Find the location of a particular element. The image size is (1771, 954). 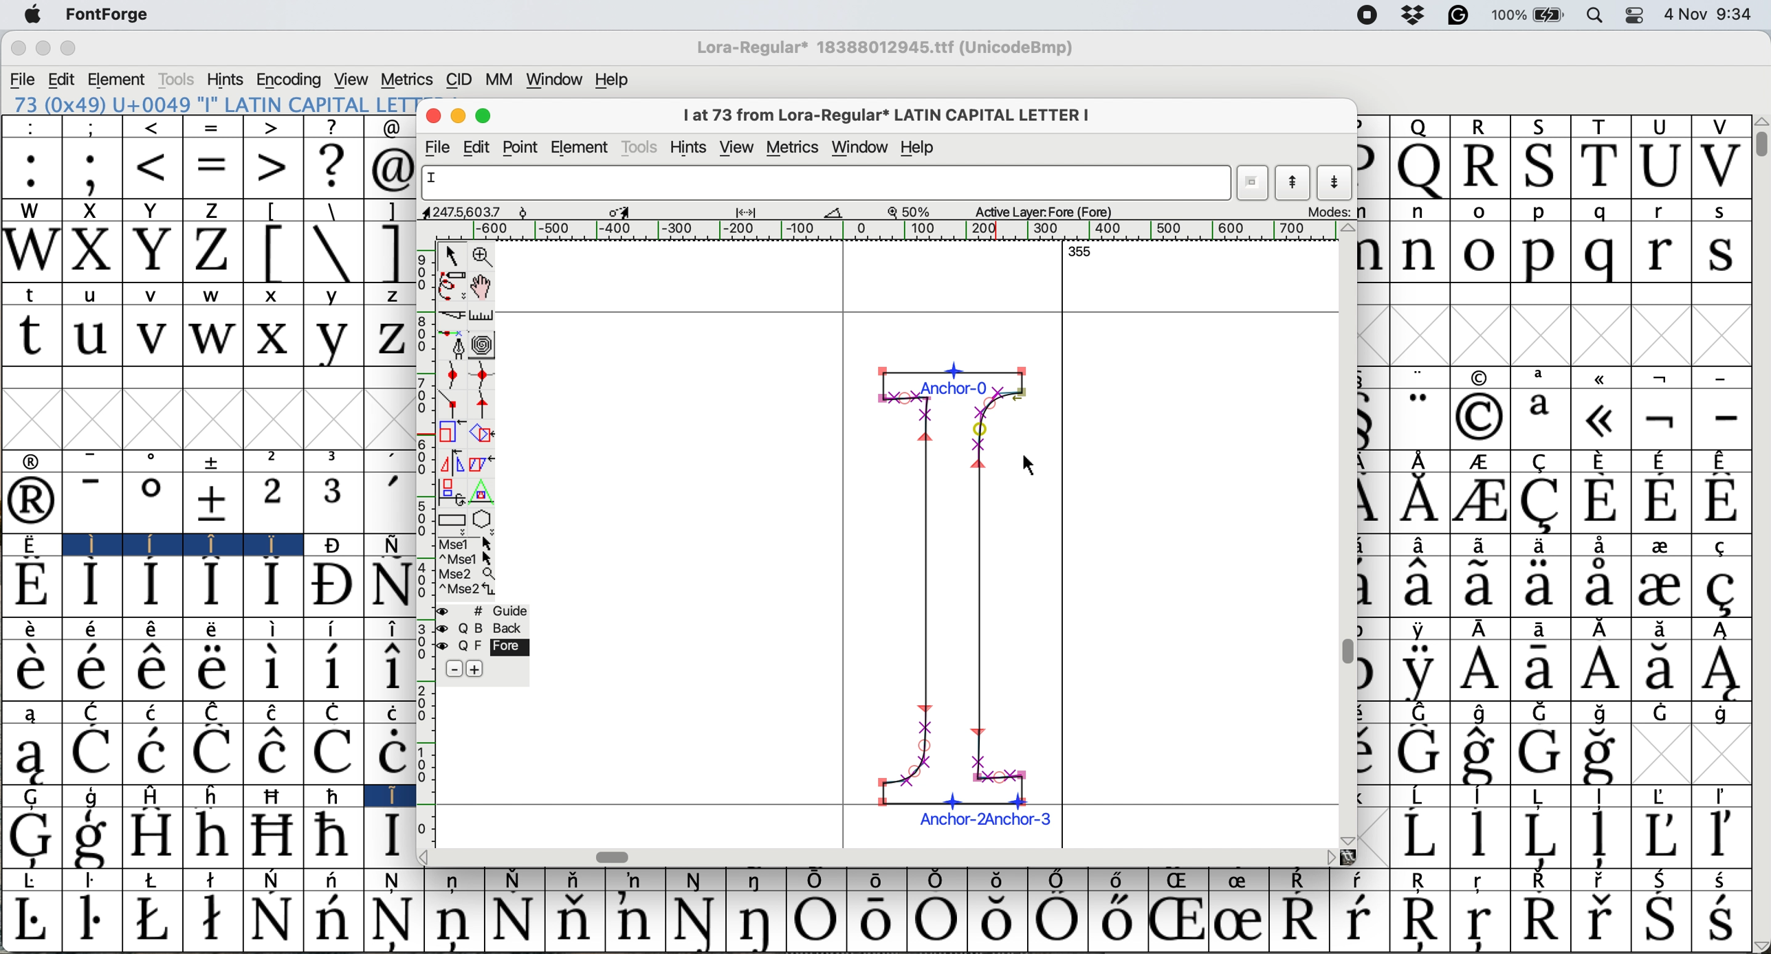

I at 73from Lora-Regular* LATIN CAPITAL LETTER I is located at coordinates (894, 118).